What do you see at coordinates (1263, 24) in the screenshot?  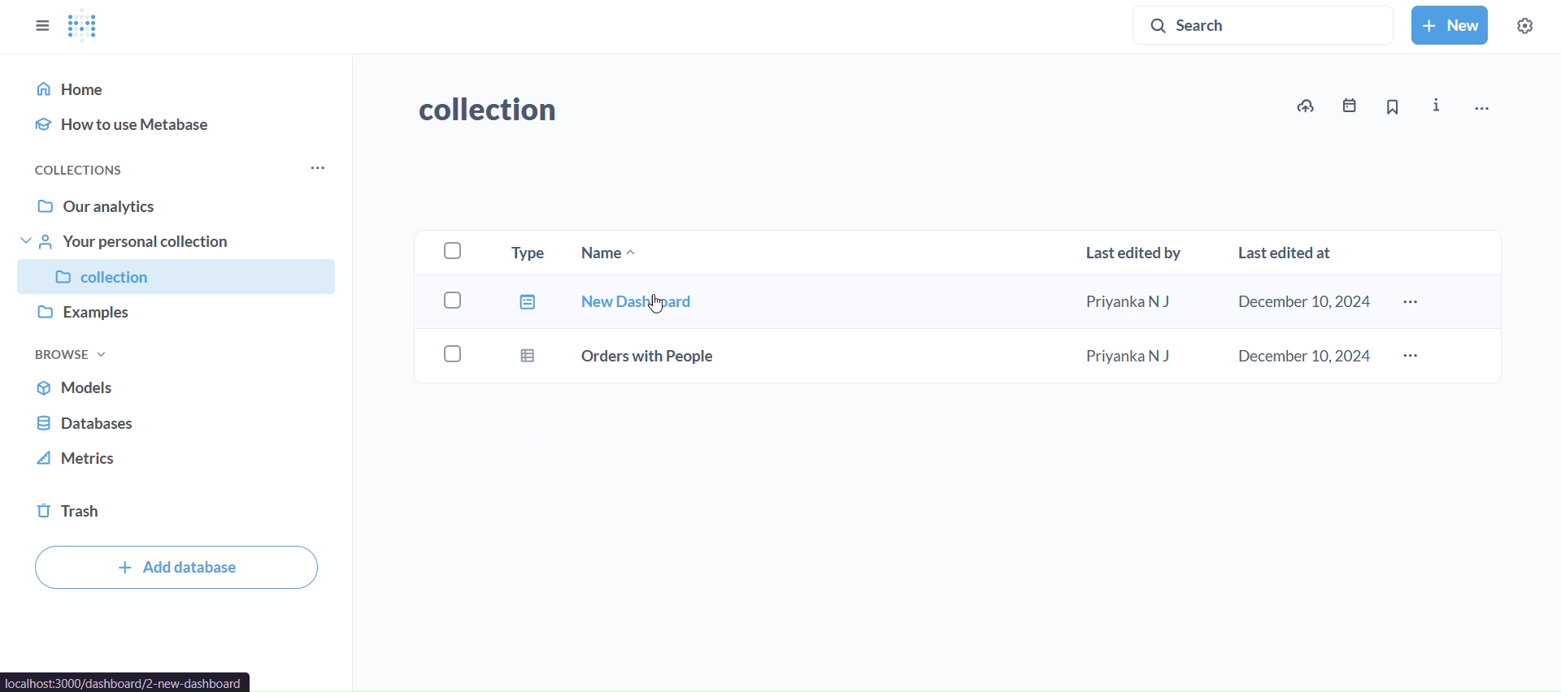 I see `search` at bounding box center [1263, 24].